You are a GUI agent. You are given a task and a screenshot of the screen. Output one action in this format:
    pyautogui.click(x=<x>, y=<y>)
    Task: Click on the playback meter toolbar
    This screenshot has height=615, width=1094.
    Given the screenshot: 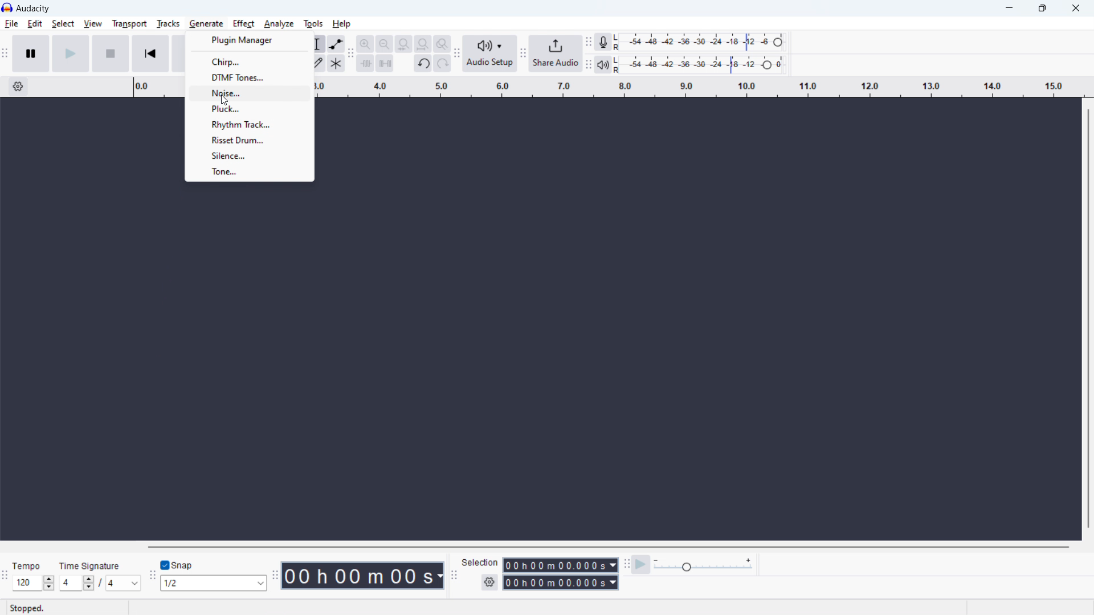 What is the action you would take?
    pyautogui.click(x=587, y=65)
    